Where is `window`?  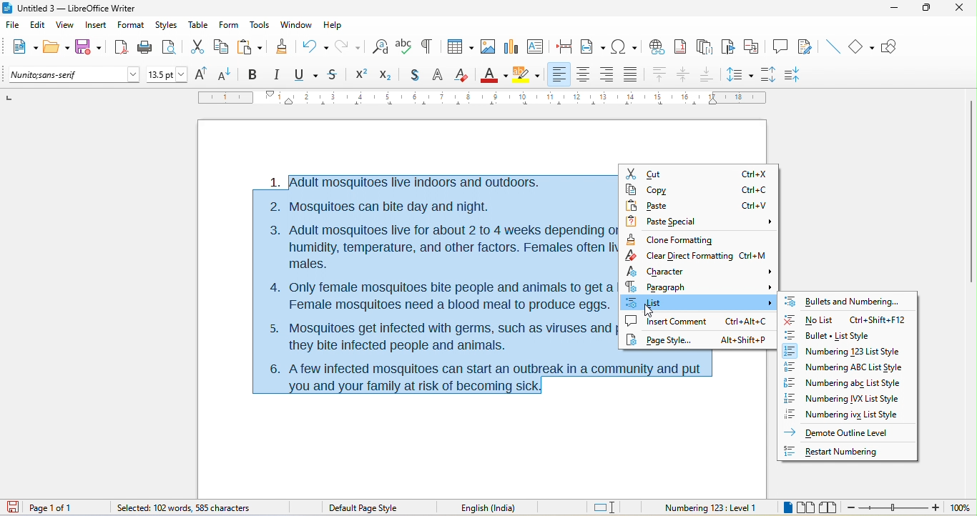 window is located at coordinates (295, 26).